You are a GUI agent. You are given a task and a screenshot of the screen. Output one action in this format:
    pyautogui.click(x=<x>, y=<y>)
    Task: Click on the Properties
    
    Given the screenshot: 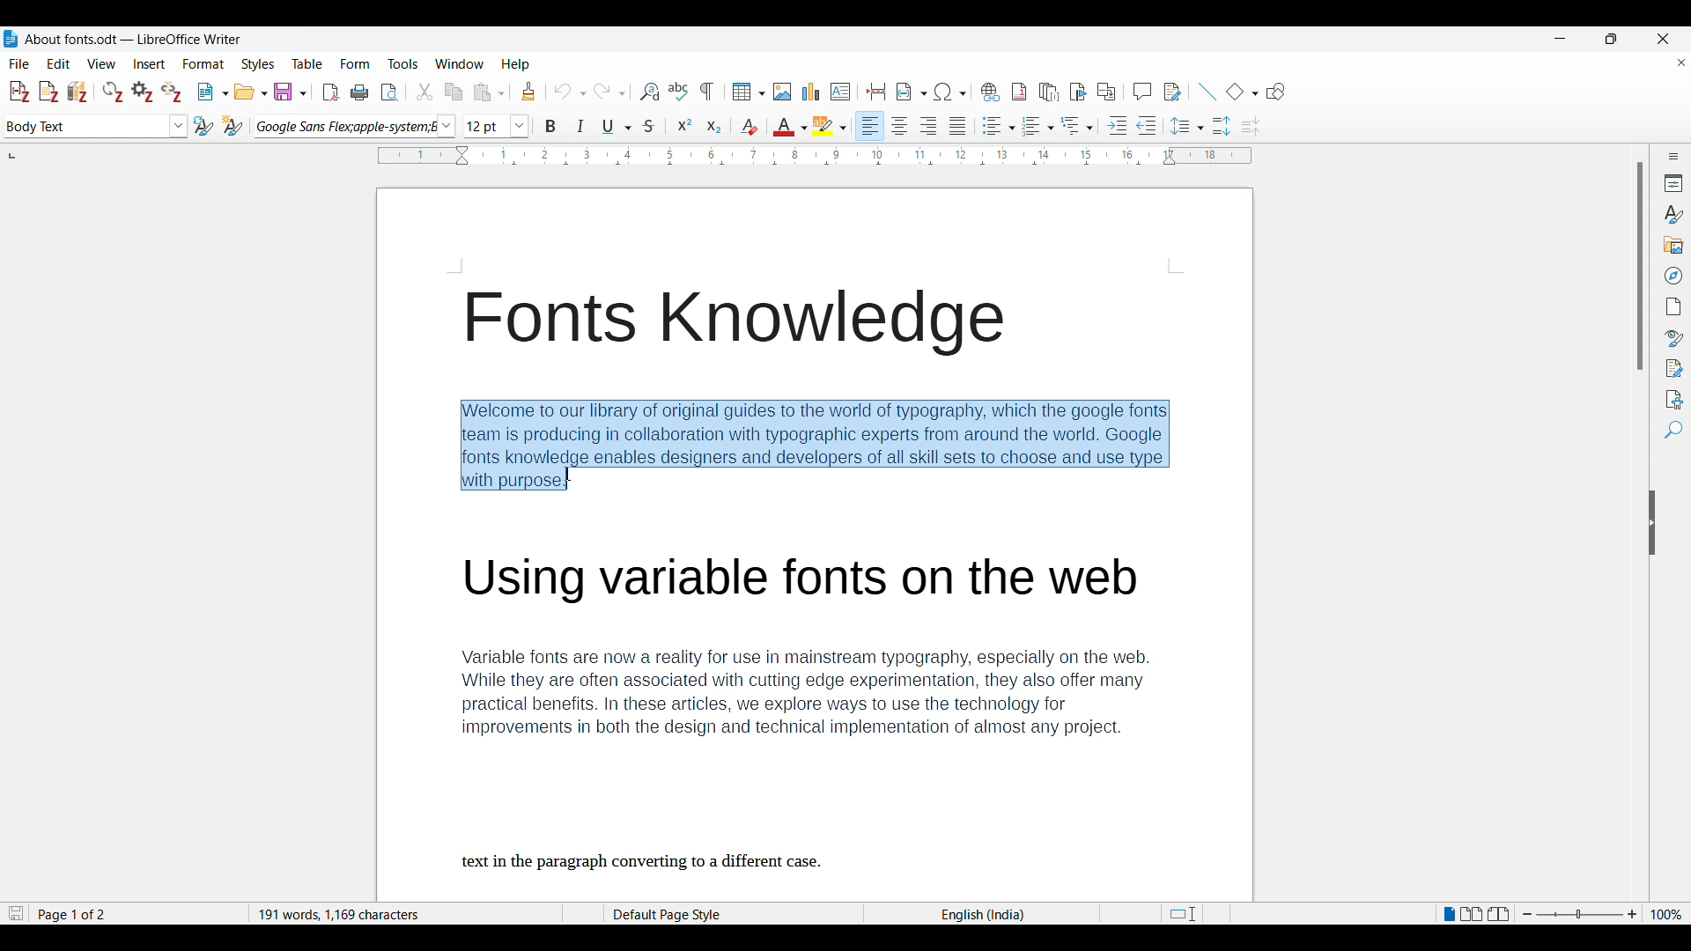 What is the action you would take?
    pyautogui.click(x=1674, y=183)
    